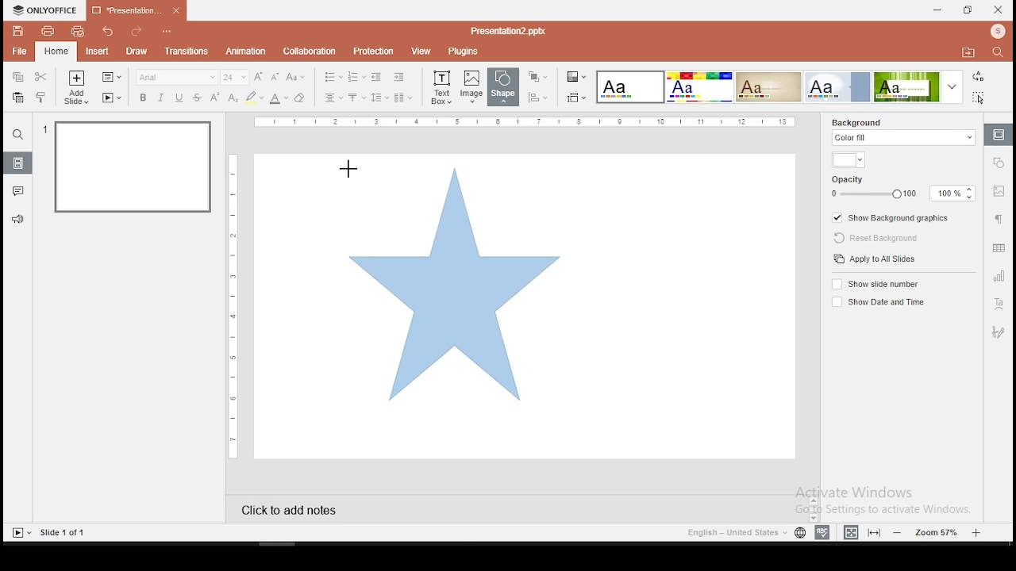 Image resolution: width=1016 pixels, height=571 pixels. I want to click on align shapes, so click(537, 98).